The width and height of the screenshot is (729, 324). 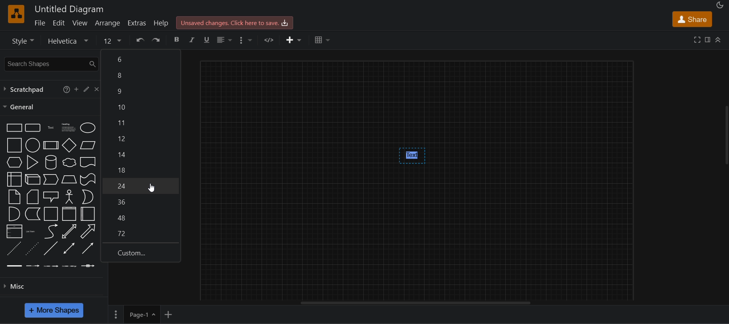 What do you see at coordinates (58, 23) in the screenshot?
I see `edit` at bounding box center [58, 23].